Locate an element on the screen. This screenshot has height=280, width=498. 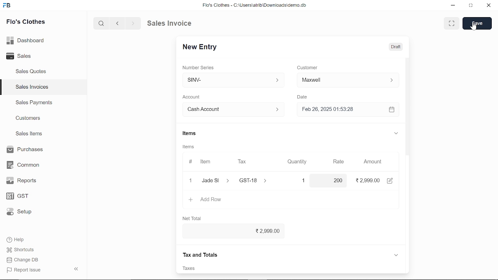
Purchases is located at coordinates (24, 150).